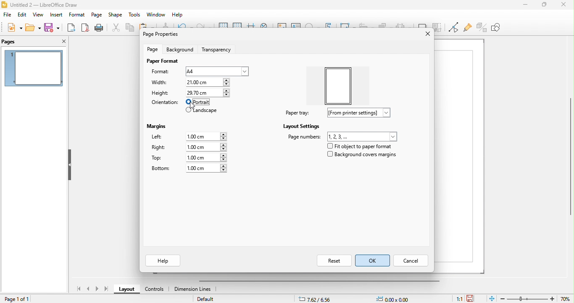  Describe the element at coordinates (164, 103) in the screenshot. I see `orientation` at that location.